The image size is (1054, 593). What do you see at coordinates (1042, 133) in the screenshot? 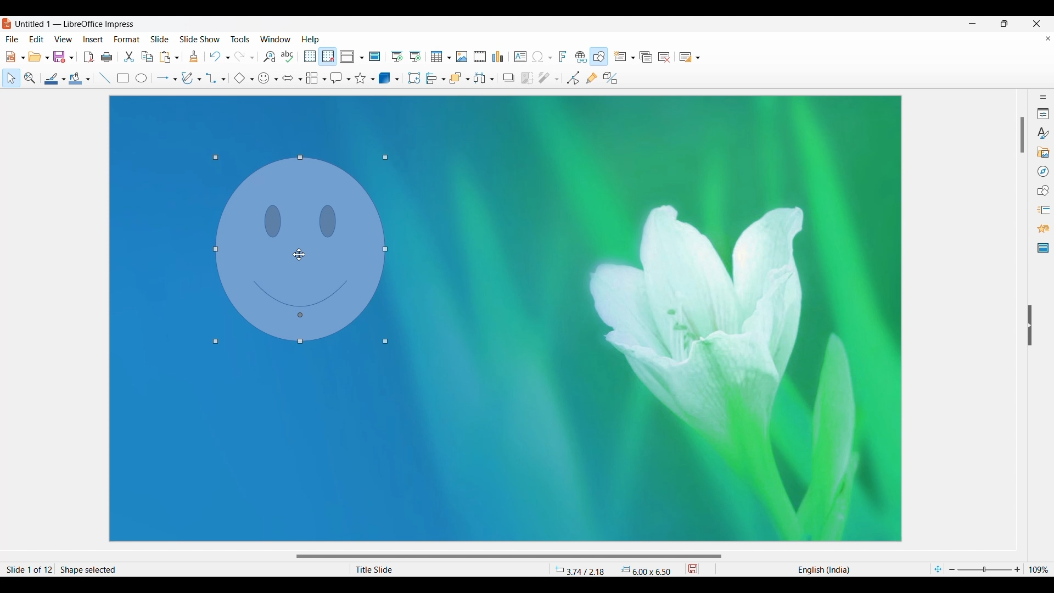
I see `Styles` at bounding box center [1042, 133].